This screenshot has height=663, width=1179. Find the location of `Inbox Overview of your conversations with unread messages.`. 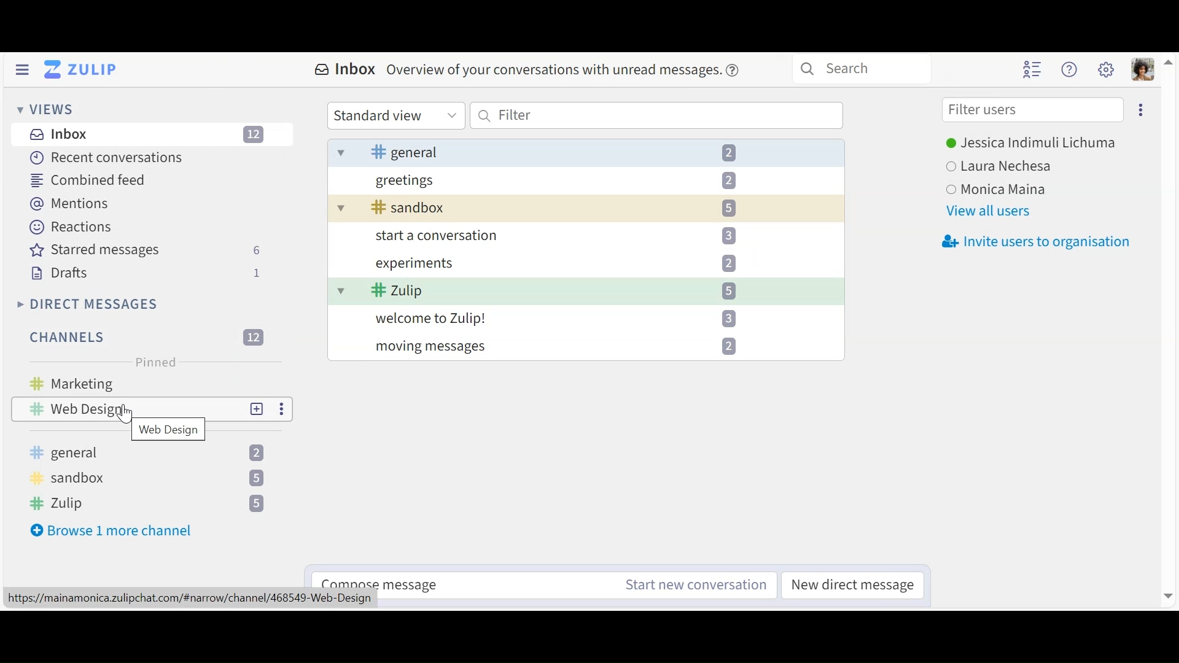

Inbox Overview of your conversations with unread messages. is located at coordinates (516, 70).